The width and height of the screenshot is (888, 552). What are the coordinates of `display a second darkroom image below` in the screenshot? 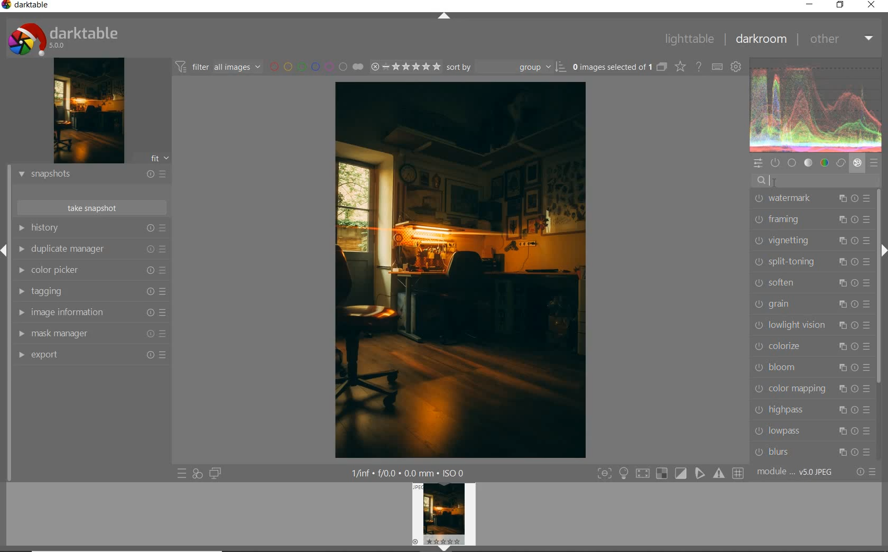 It's located at (215, 474).